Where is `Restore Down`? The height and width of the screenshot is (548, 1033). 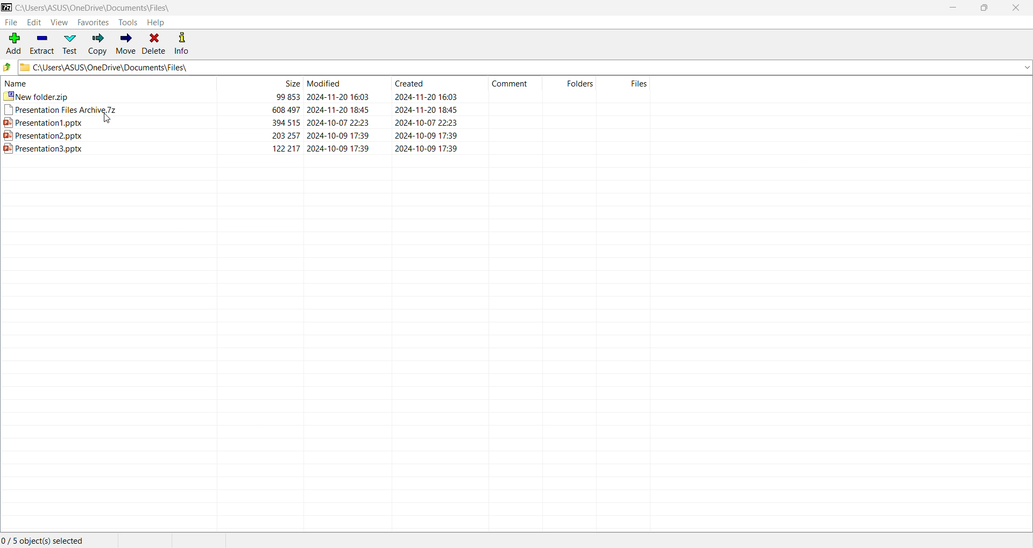 Restore Down is located at coordinates (988, 8).